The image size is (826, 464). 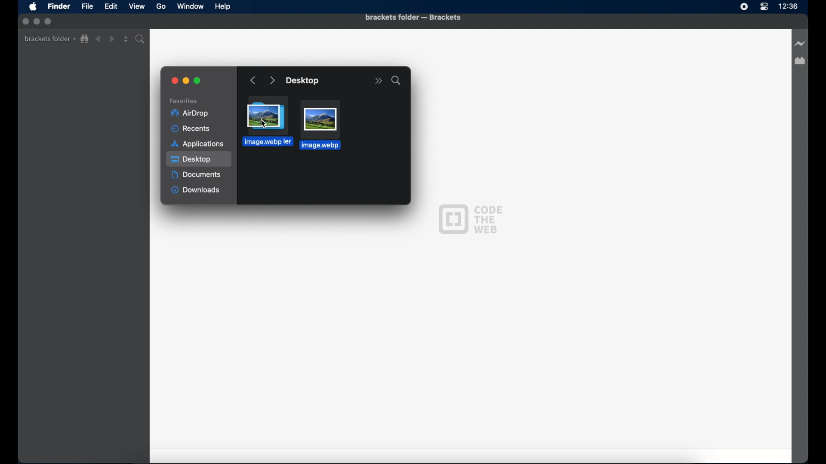 I want to click on documents, so click(x=197, y=175).